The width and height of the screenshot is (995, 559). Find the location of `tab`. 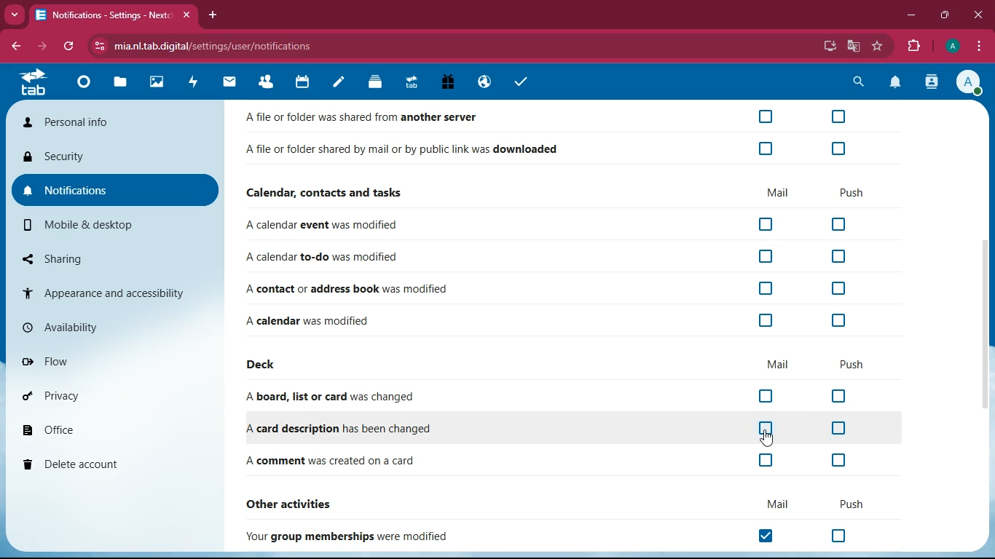

tab is located at coordinates (38, 83).